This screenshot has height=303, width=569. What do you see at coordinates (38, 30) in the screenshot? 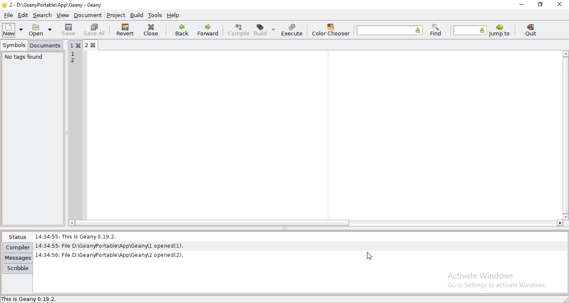
I see `open` at bounding box center [38, 30].